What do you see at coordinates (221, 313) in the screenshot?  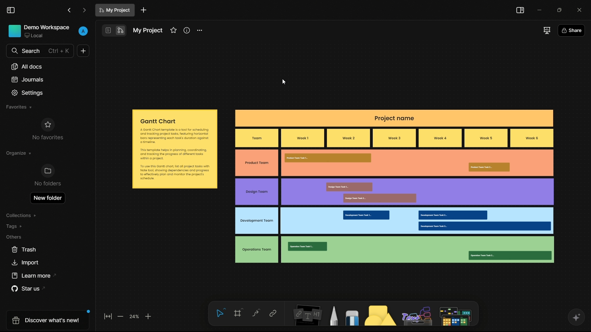 I see `select` at bounding box center [221, 313].